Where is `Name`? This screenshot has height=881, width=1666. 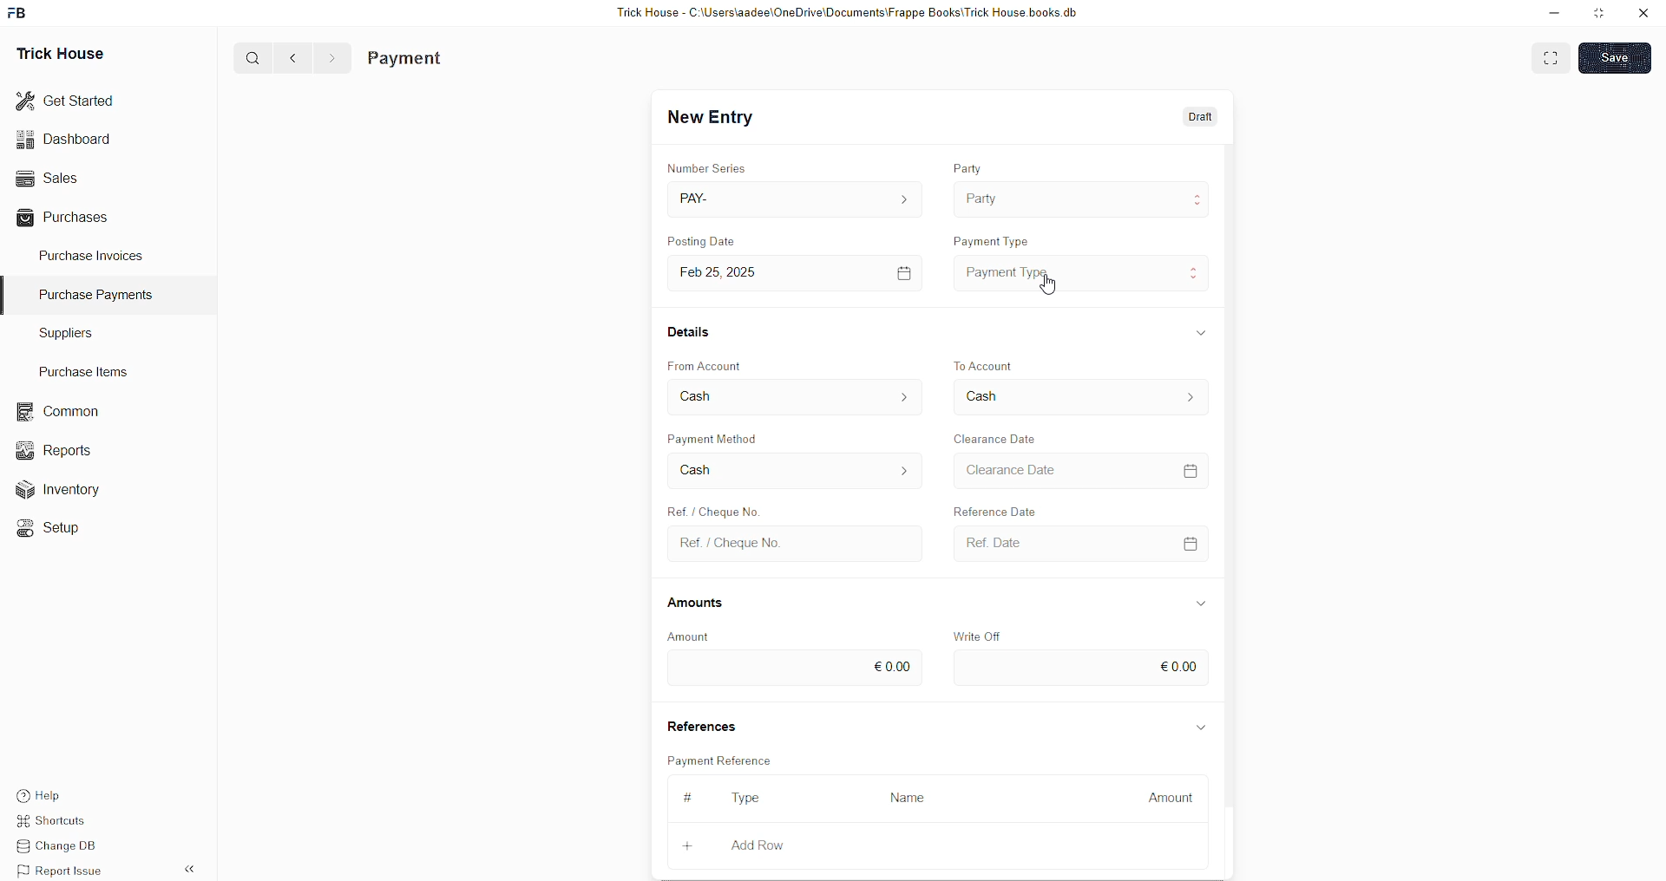
Name is located at coordinates (913, 797).